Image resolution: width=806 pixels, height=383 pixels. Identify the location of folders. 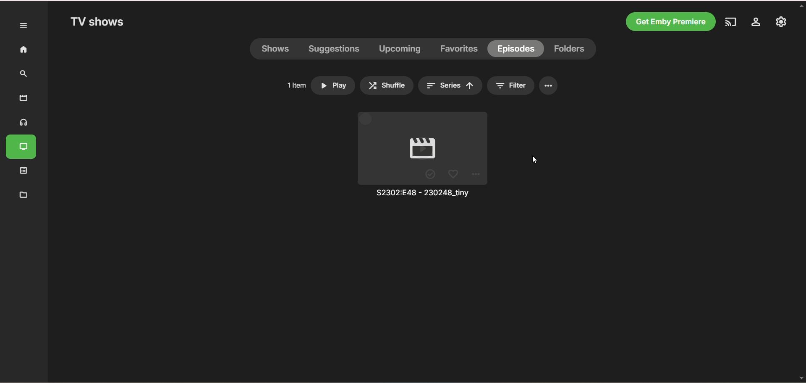
(571, 49).